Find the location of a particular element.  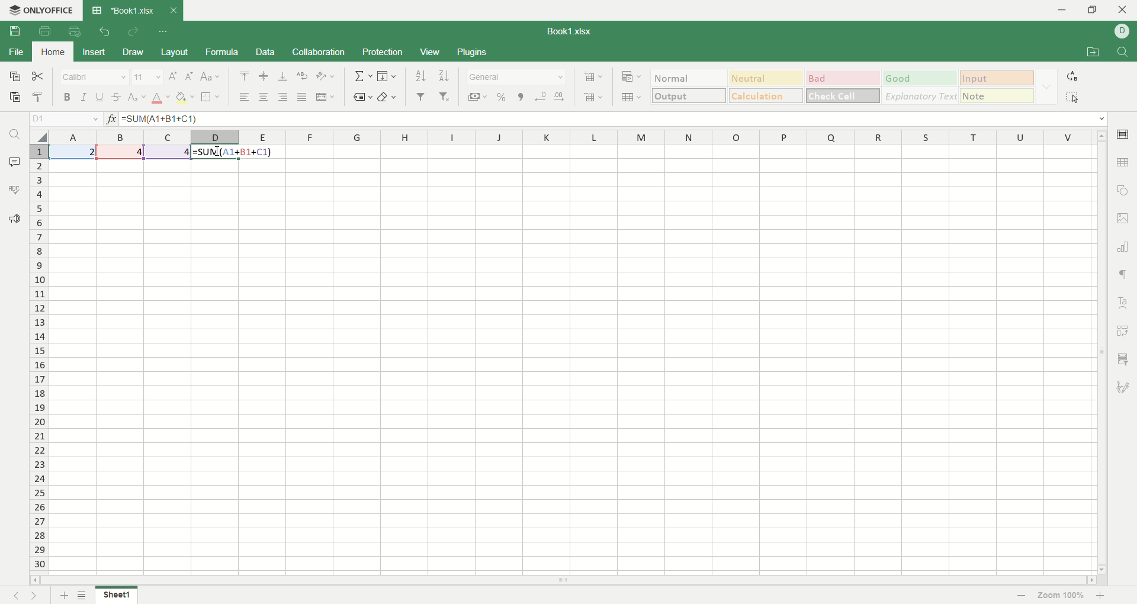

formula is located at coordinates (233, 153).